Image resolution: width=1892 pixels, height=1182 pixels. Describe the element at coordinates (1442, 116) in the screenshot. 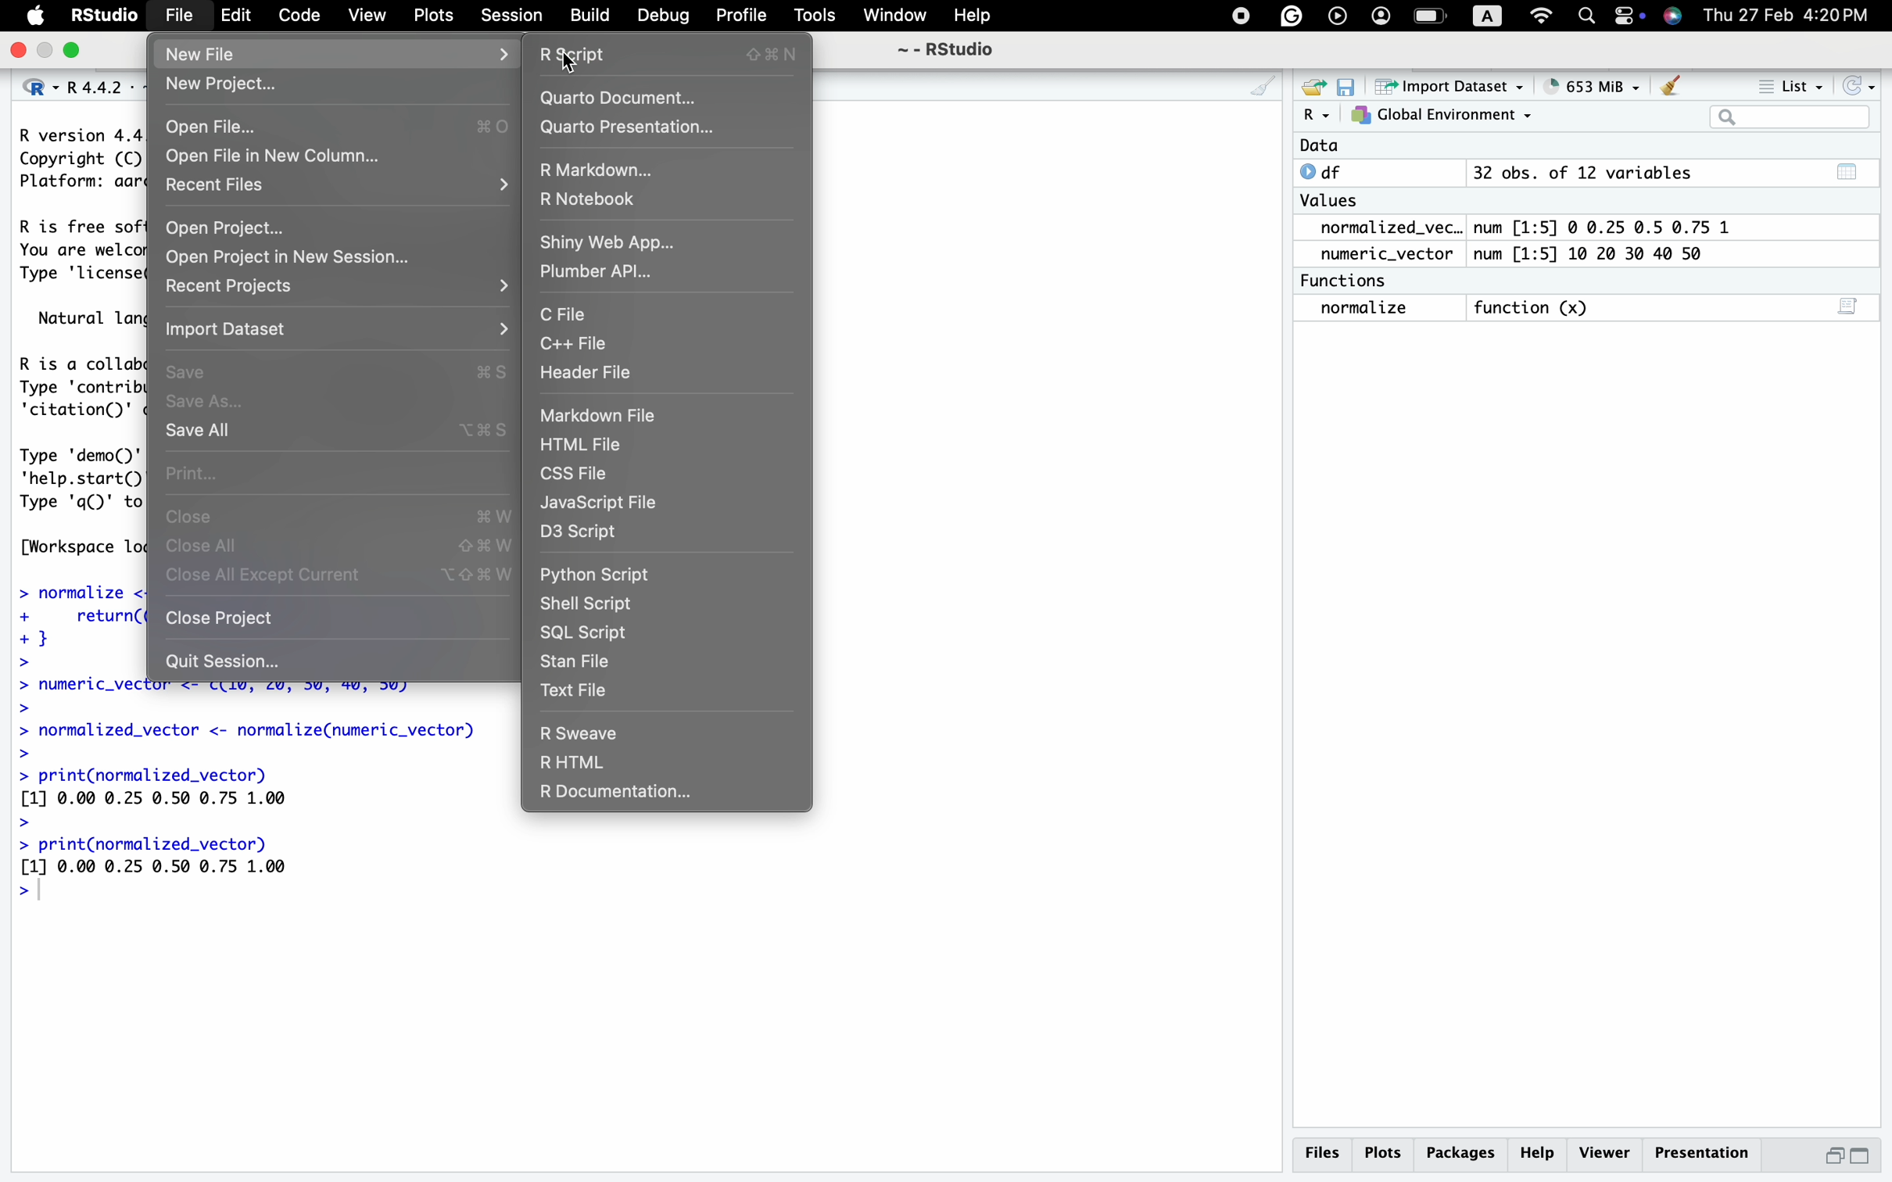

I see `Global Environment` at that location.